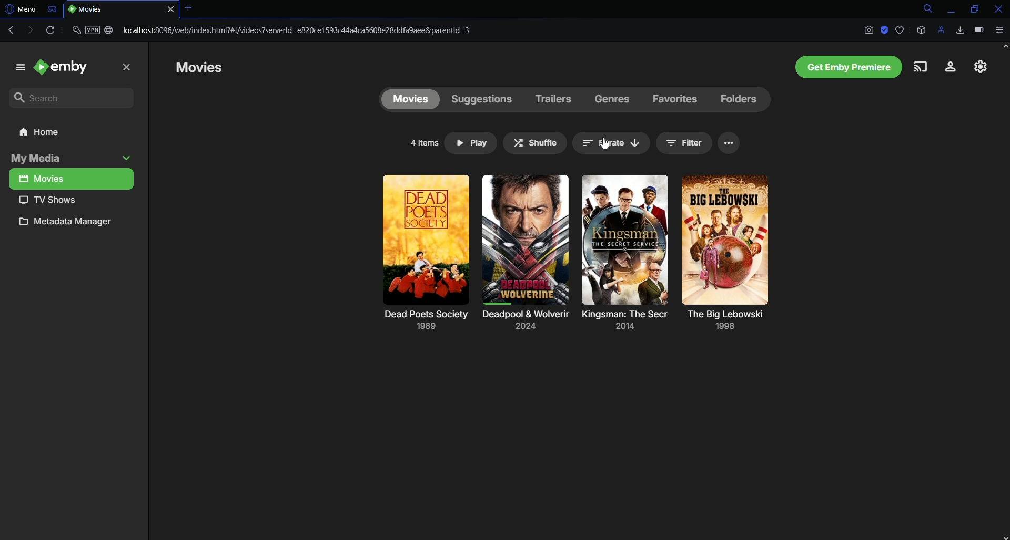  Describe the element at coordinates (127, 67) in the screenshot. I see `close sidebar` at that location.